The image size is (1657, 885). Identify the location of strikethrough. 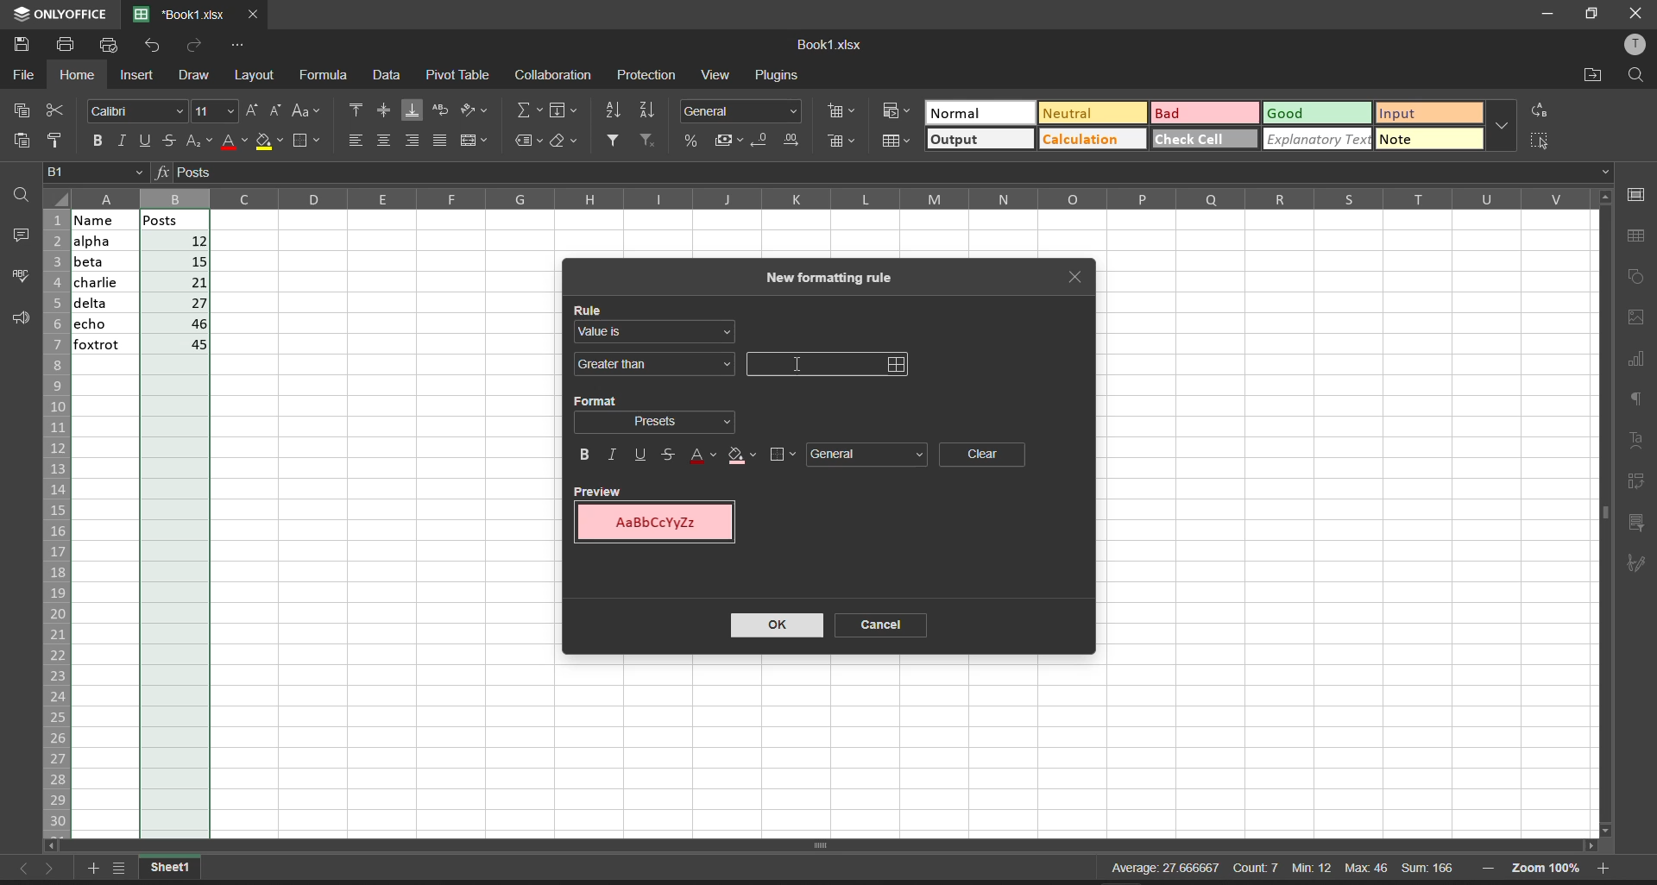
(670, 455).